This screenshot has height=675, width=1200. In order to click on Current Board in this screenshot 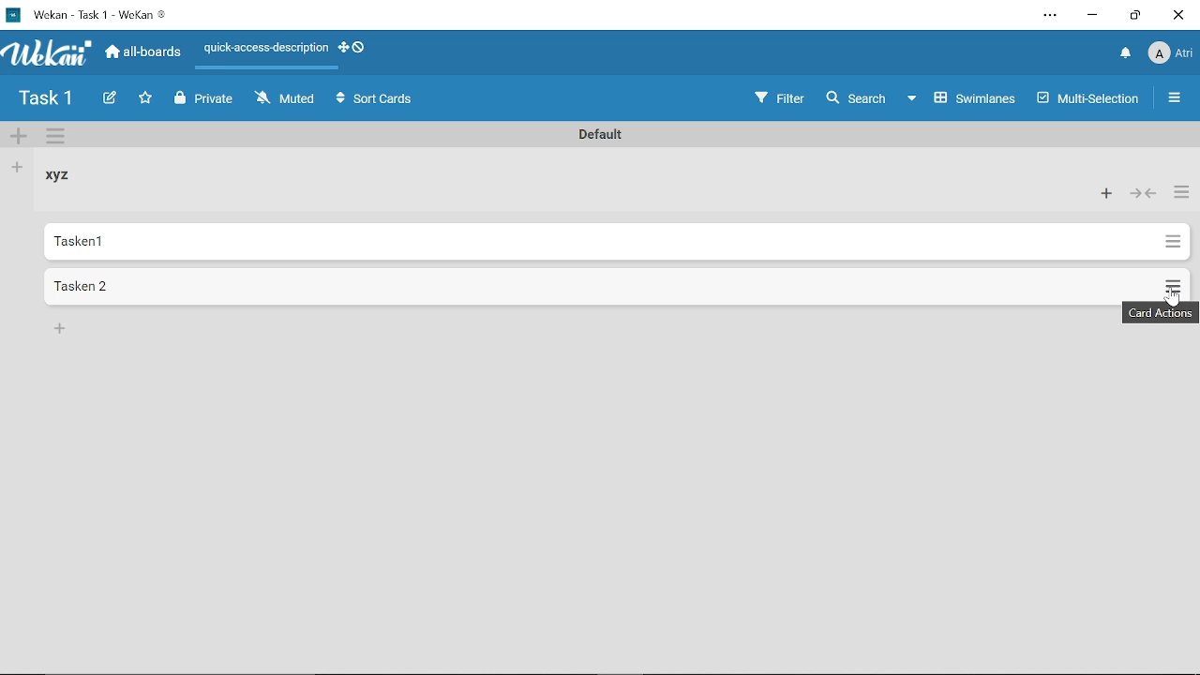, I will do `click(47, 100)`.